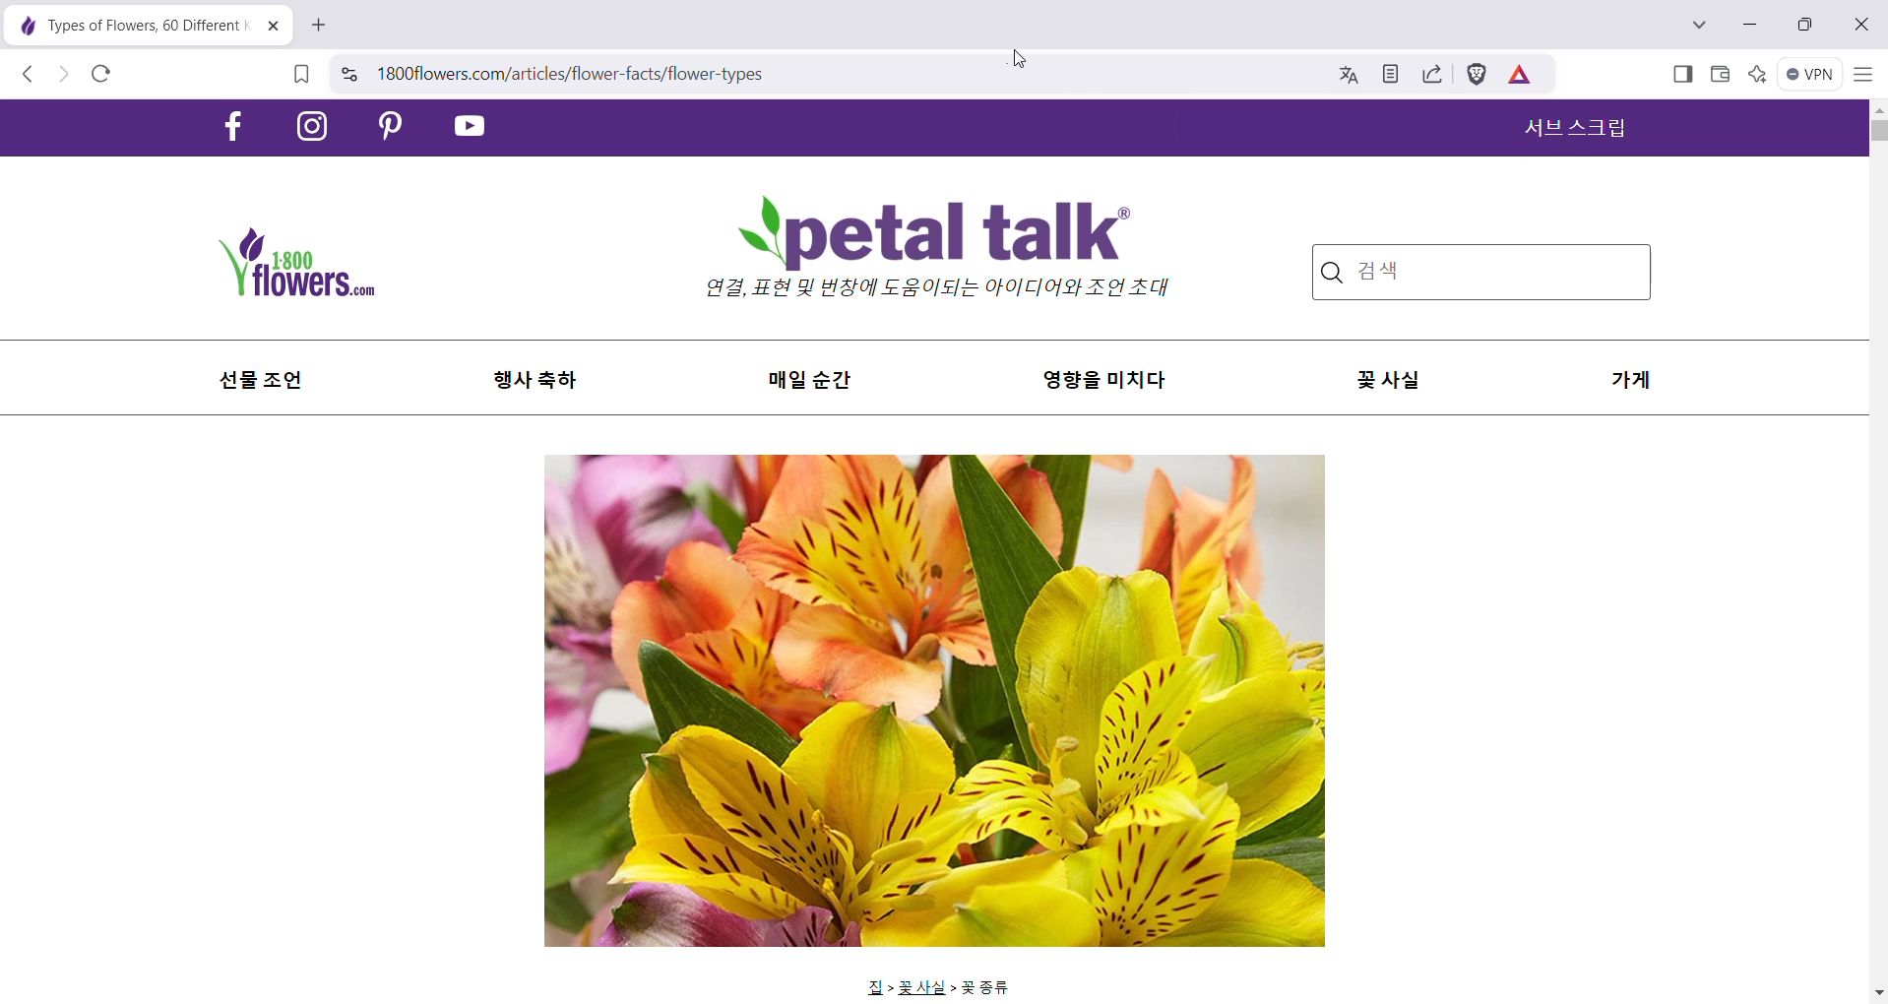  I want to click on Turn on Speedreader, so click(1389, 75).